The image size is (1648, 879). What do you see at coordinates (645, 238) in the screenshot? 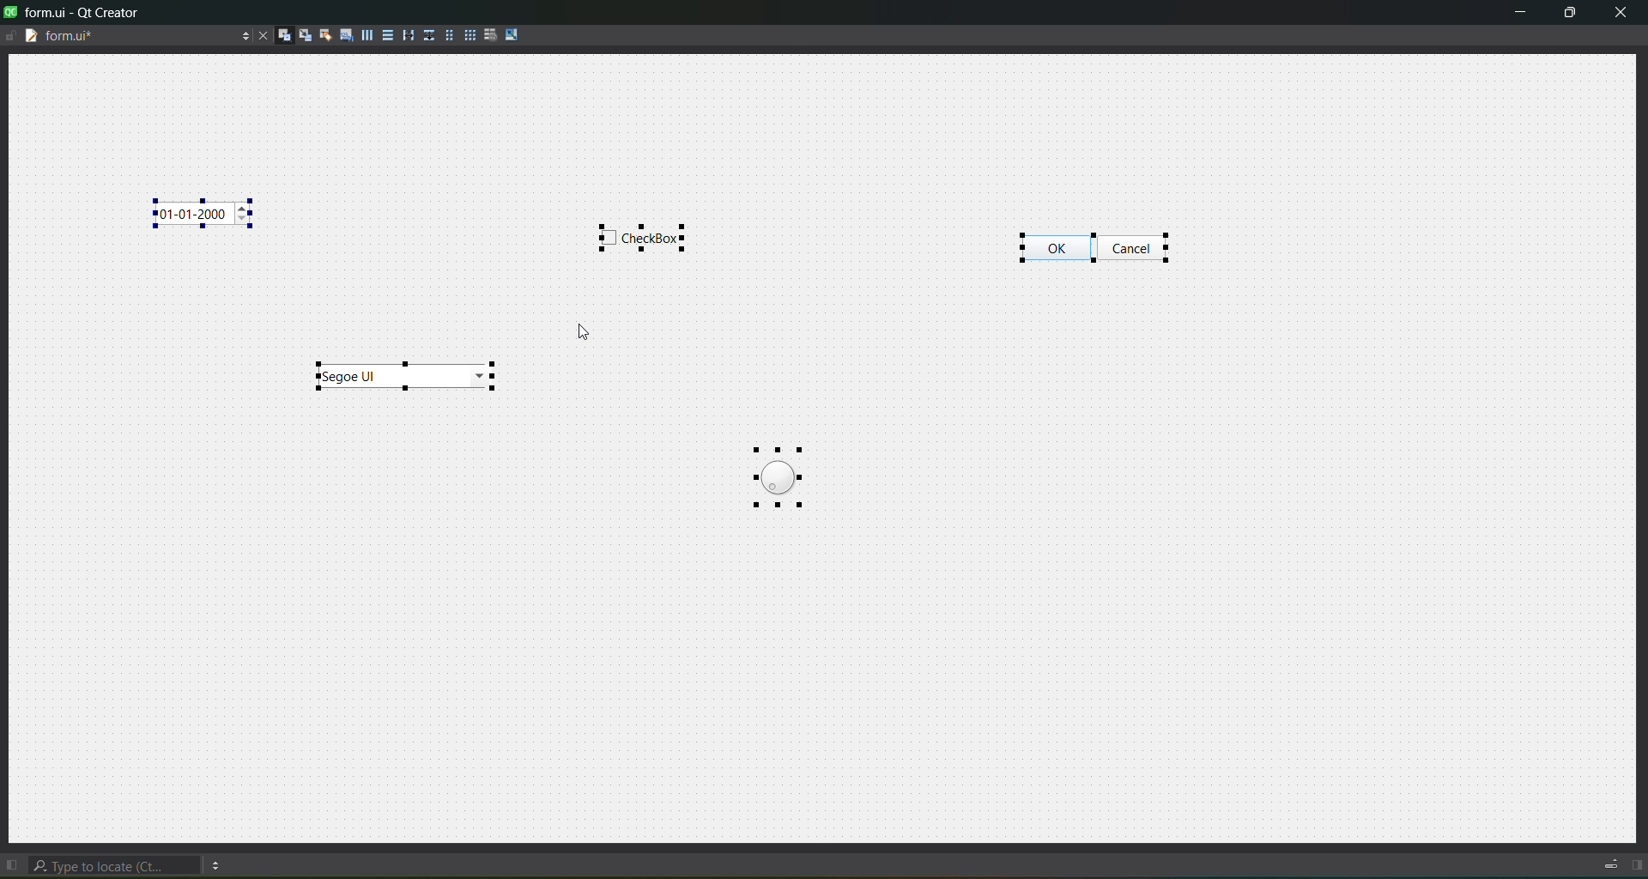
I see `Selected Widgets` at bounding box center [645, 238].